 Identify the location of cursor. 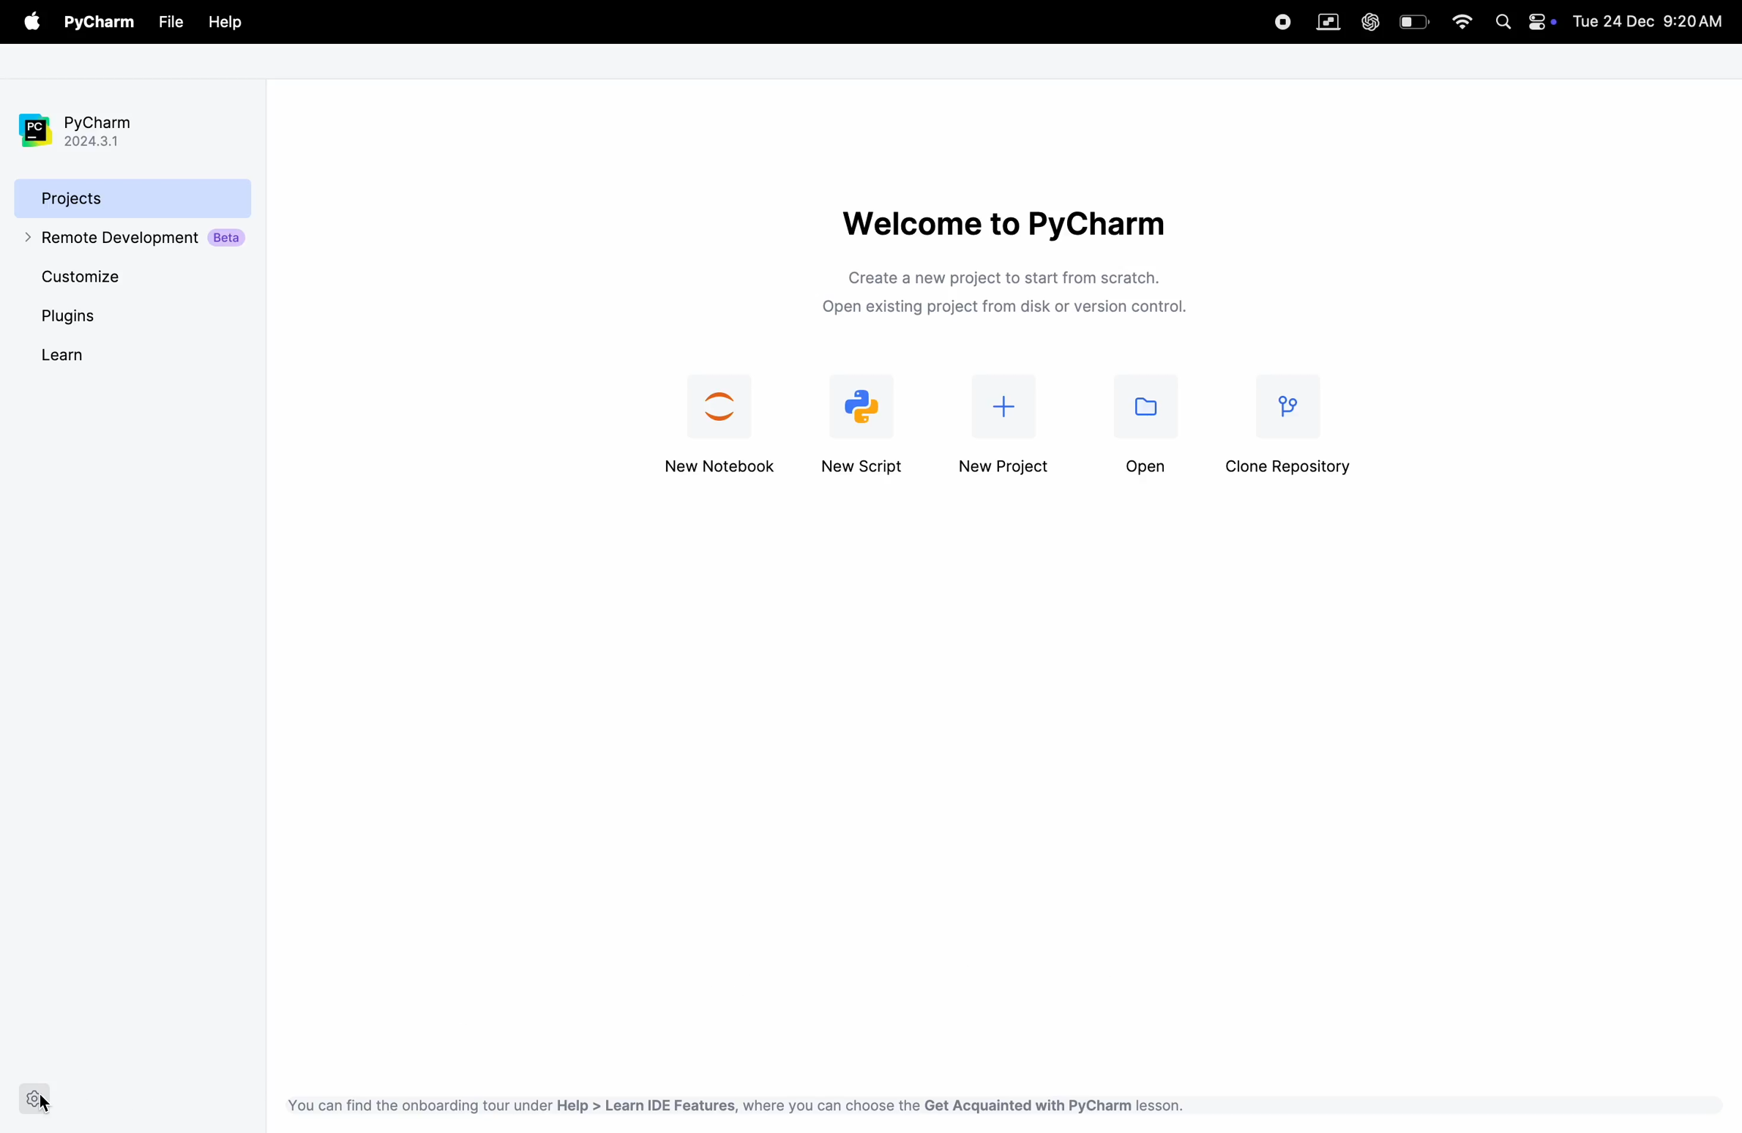
(45, 1104).